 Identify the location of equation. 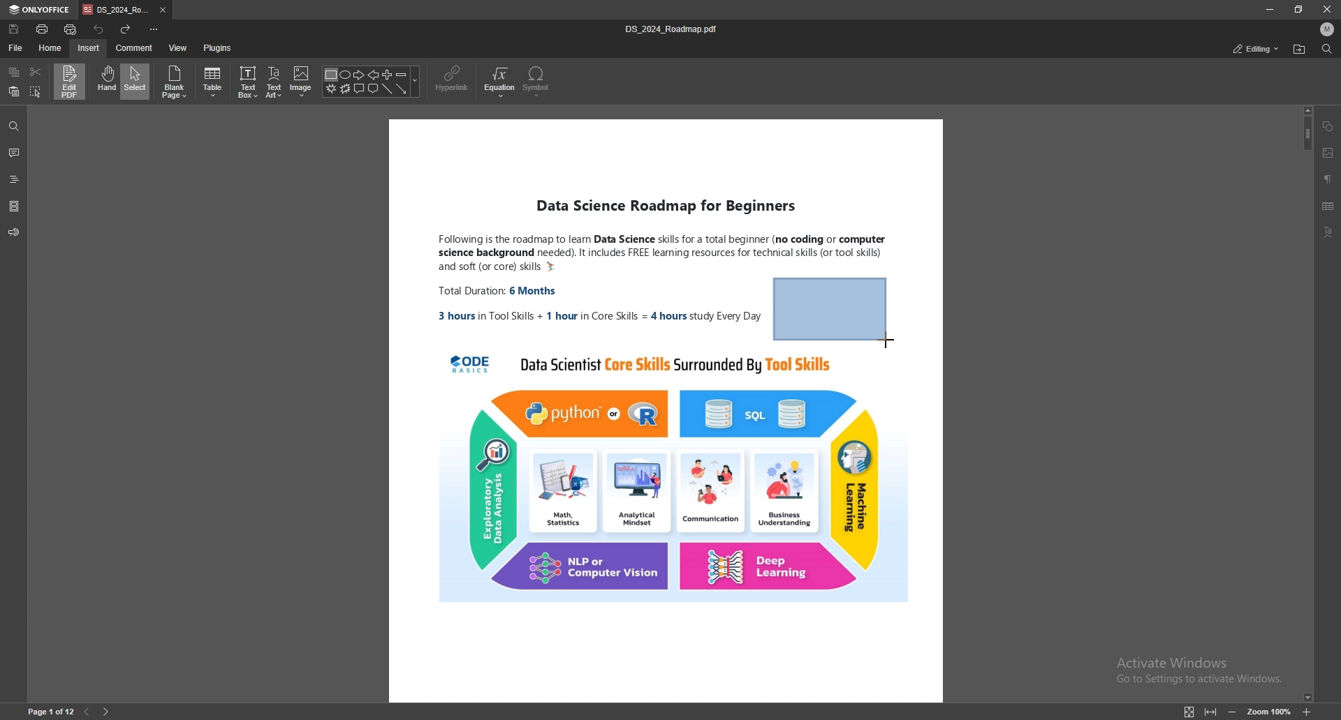
(501, 82).